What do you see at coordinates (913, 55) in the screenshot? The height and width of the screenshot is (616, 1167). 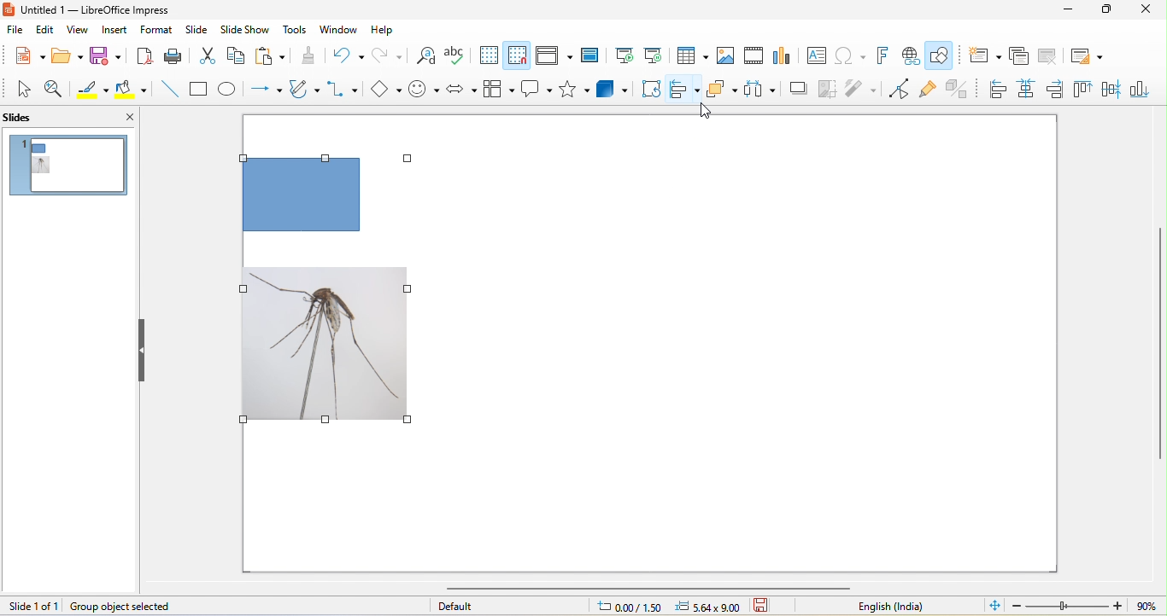 I see `hyperlink` at bounding box center [913, 55].